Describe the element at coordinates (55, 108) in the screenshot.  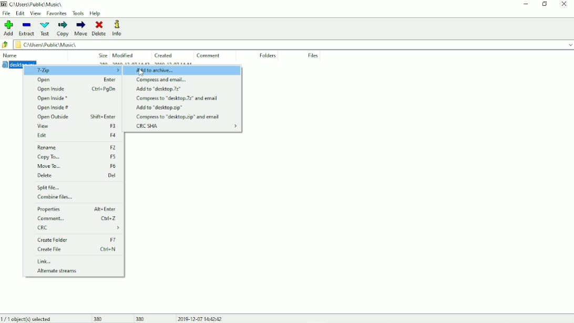
I see `Open Inside #` at that location.